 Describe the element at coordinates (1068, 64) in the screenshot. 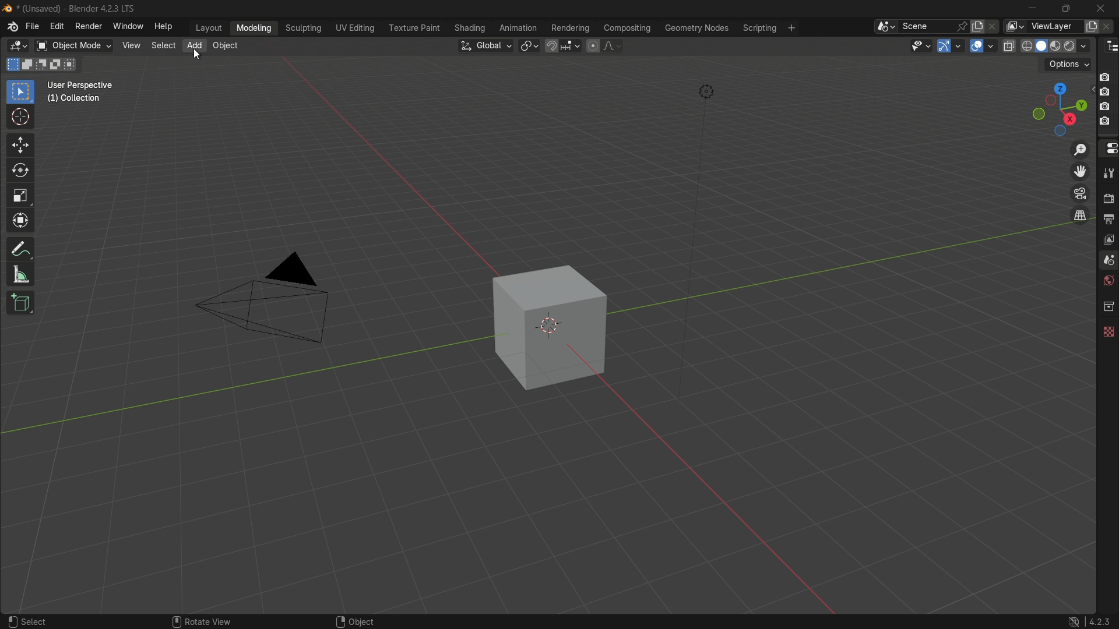

I see `options` at that location.